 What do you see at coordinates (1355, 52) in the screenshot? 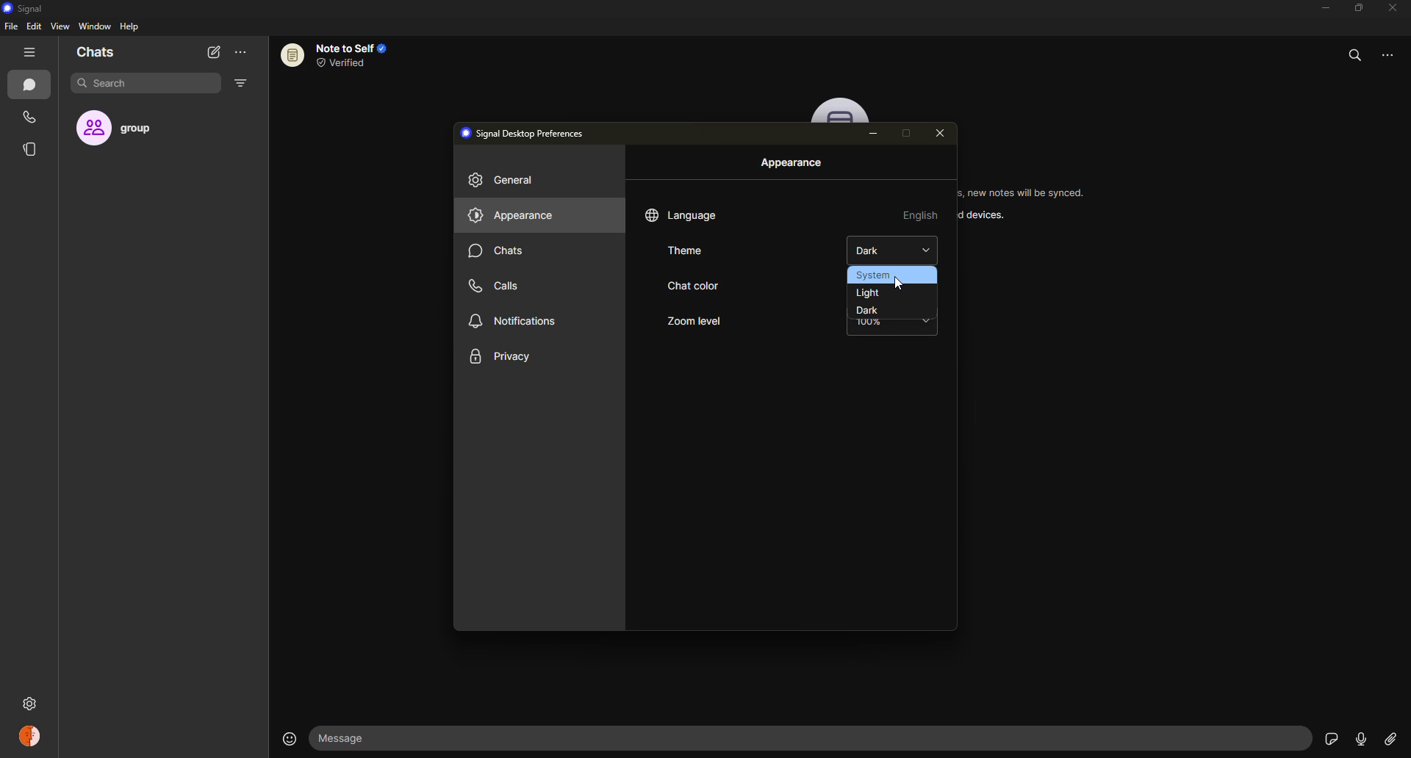
I see `search` at bounding box center [1355, 52].